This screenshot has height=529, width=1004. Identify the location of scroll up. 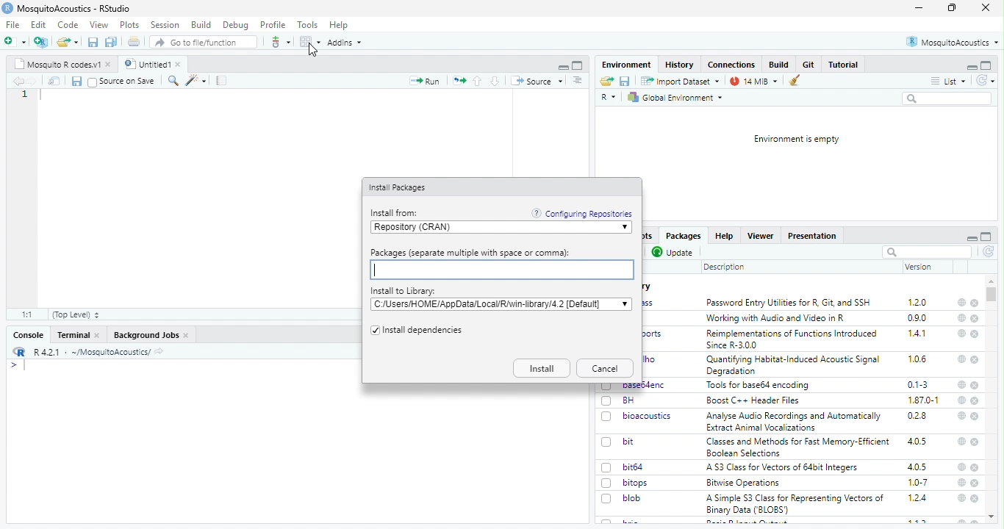
(992, 281).